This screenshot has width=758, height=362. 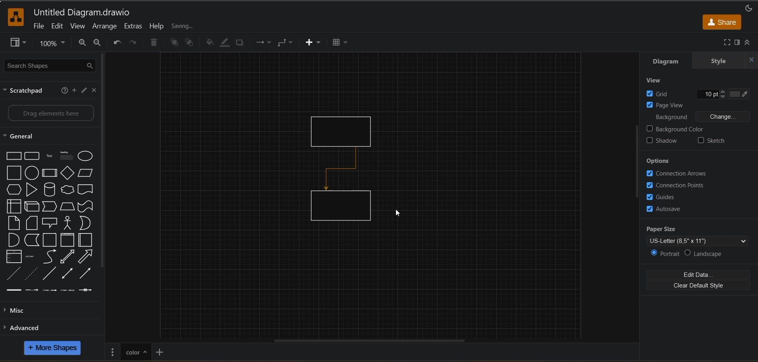 What do you see at coordinates (749, 60) in the screenshot?
I see `close` at bounding box center [749, 60].